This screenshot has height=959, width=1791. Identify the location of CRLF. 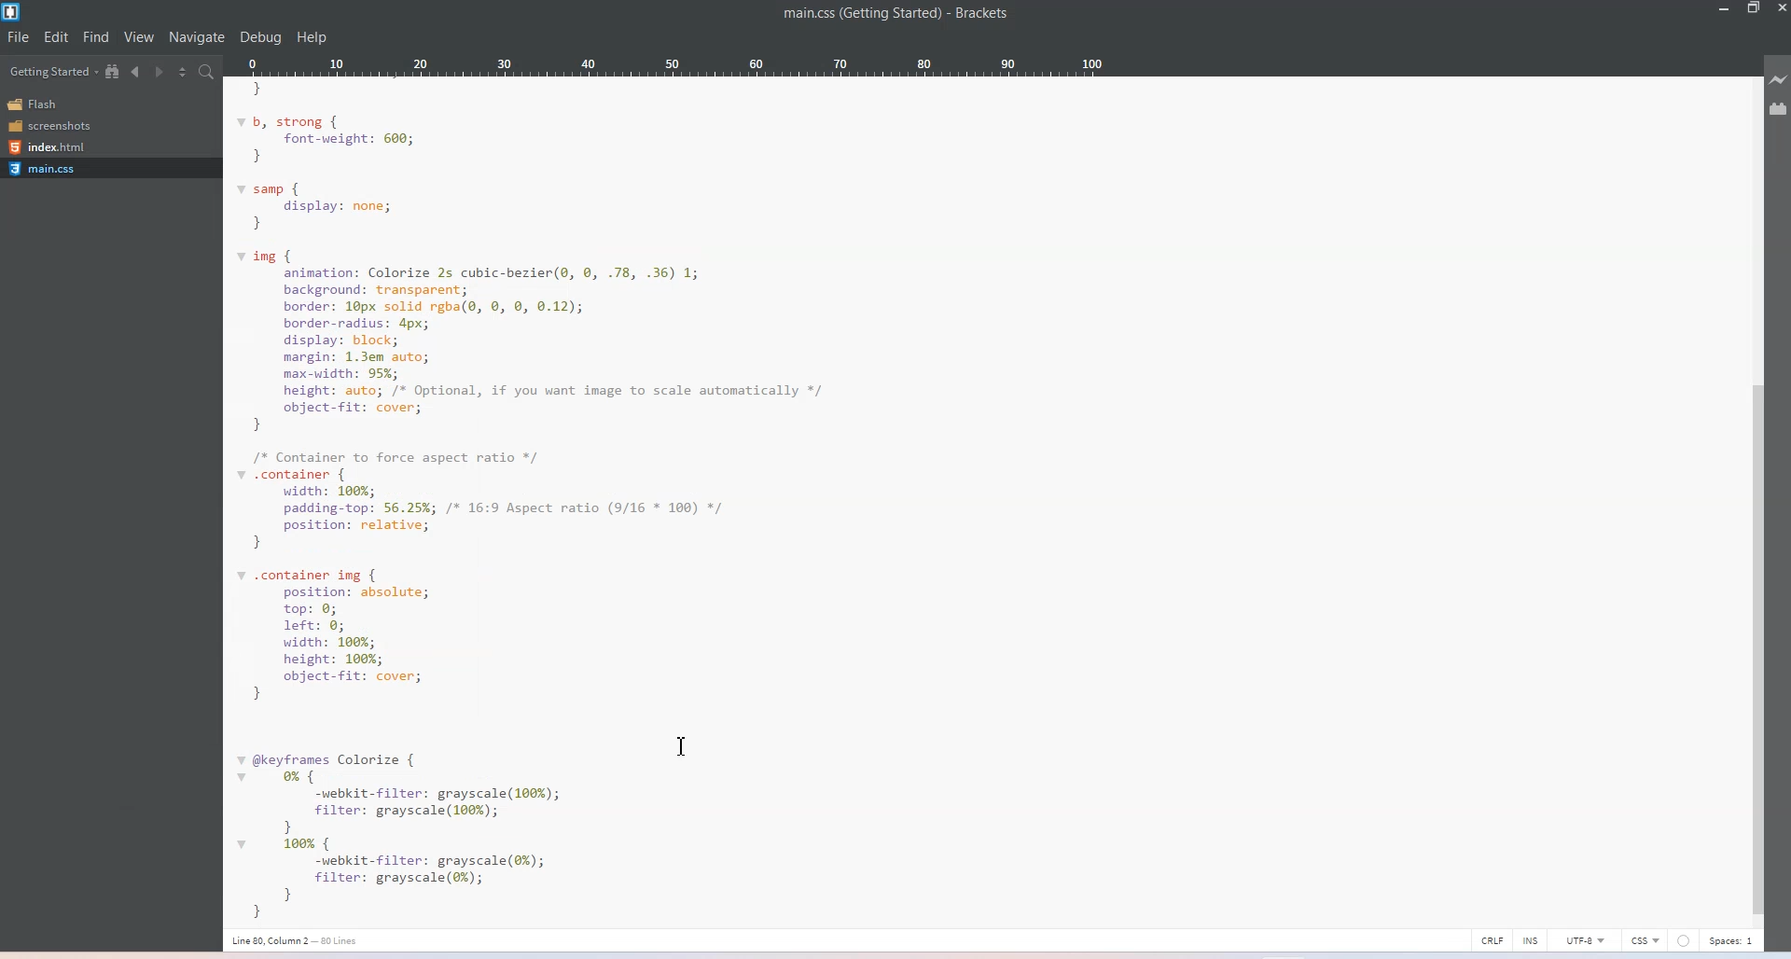
(1492, 938).